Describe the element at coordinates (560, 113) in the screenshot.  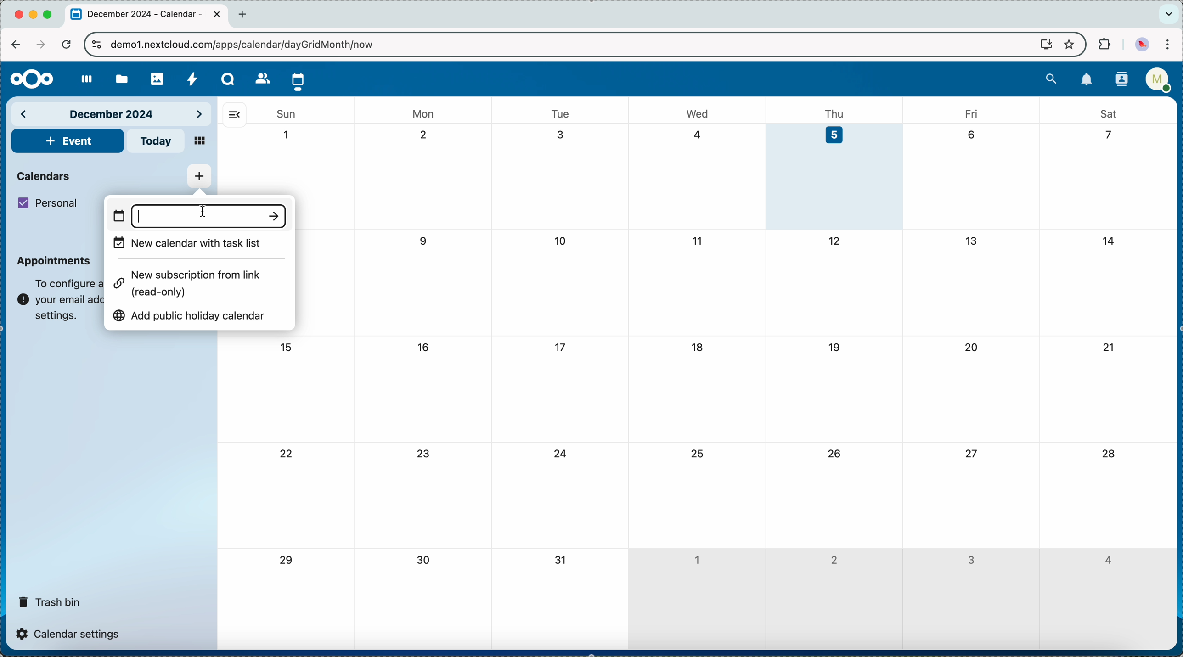
I see `tue` at that location.